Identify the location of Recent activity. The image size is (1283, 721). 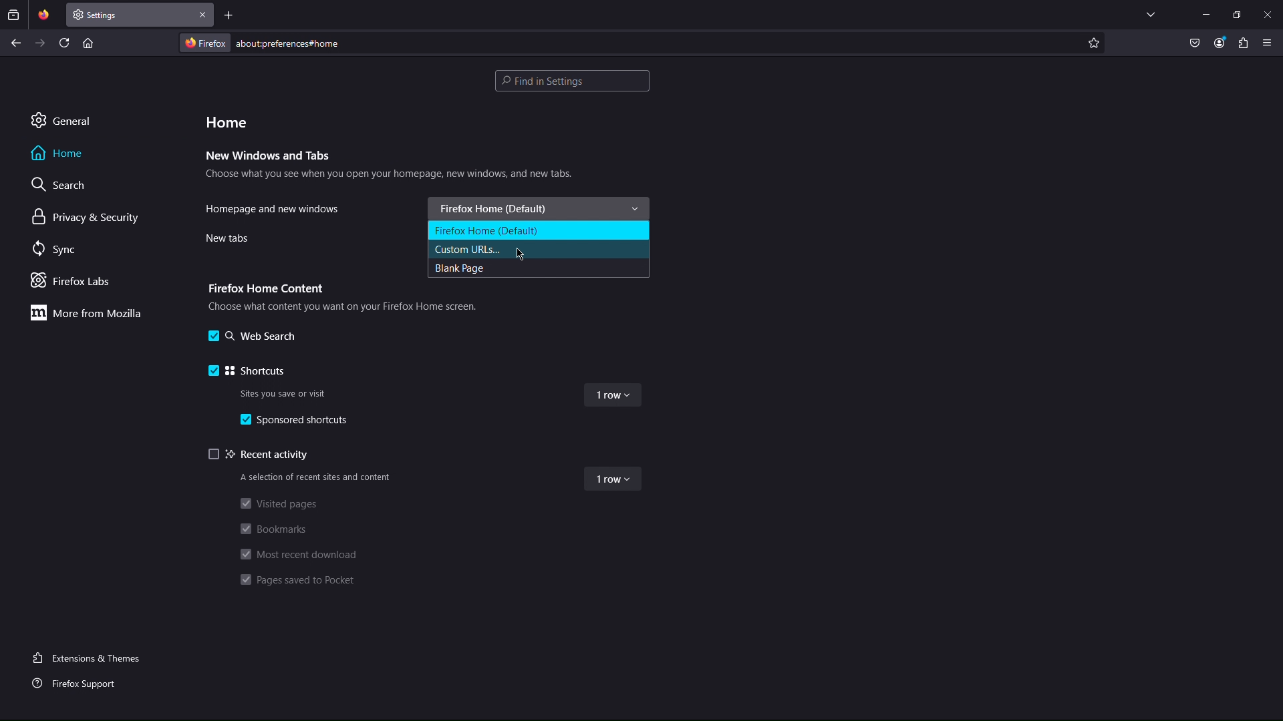
(261, 456).